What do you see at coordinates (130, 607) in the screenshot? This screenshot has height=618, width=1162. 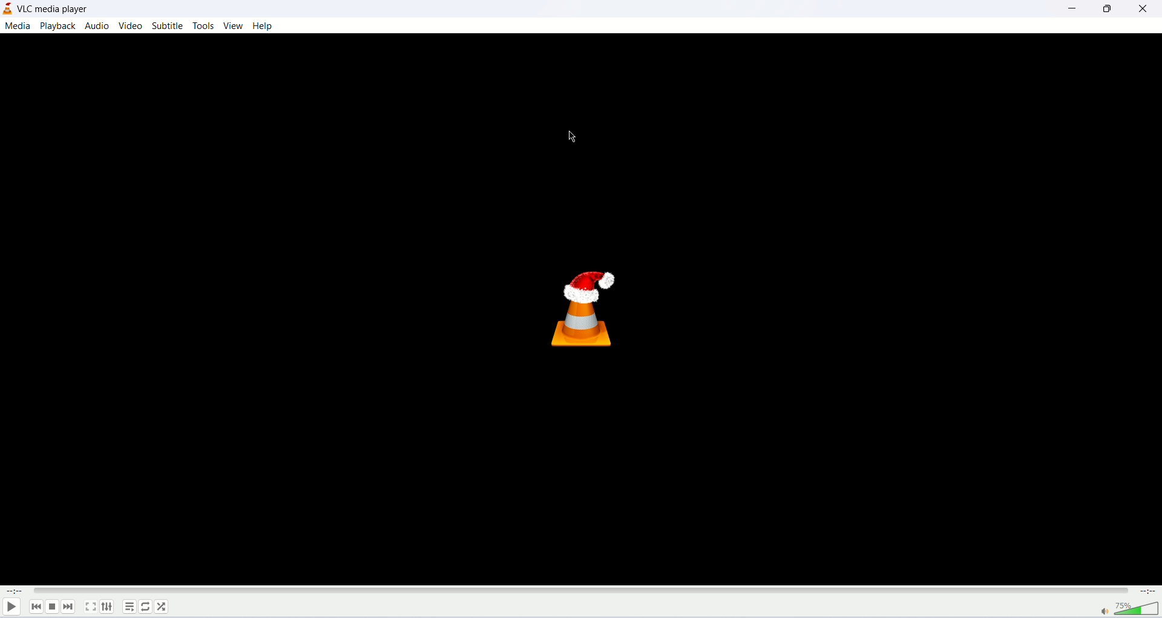 I see `playlist` at bounding box center [130, 607].